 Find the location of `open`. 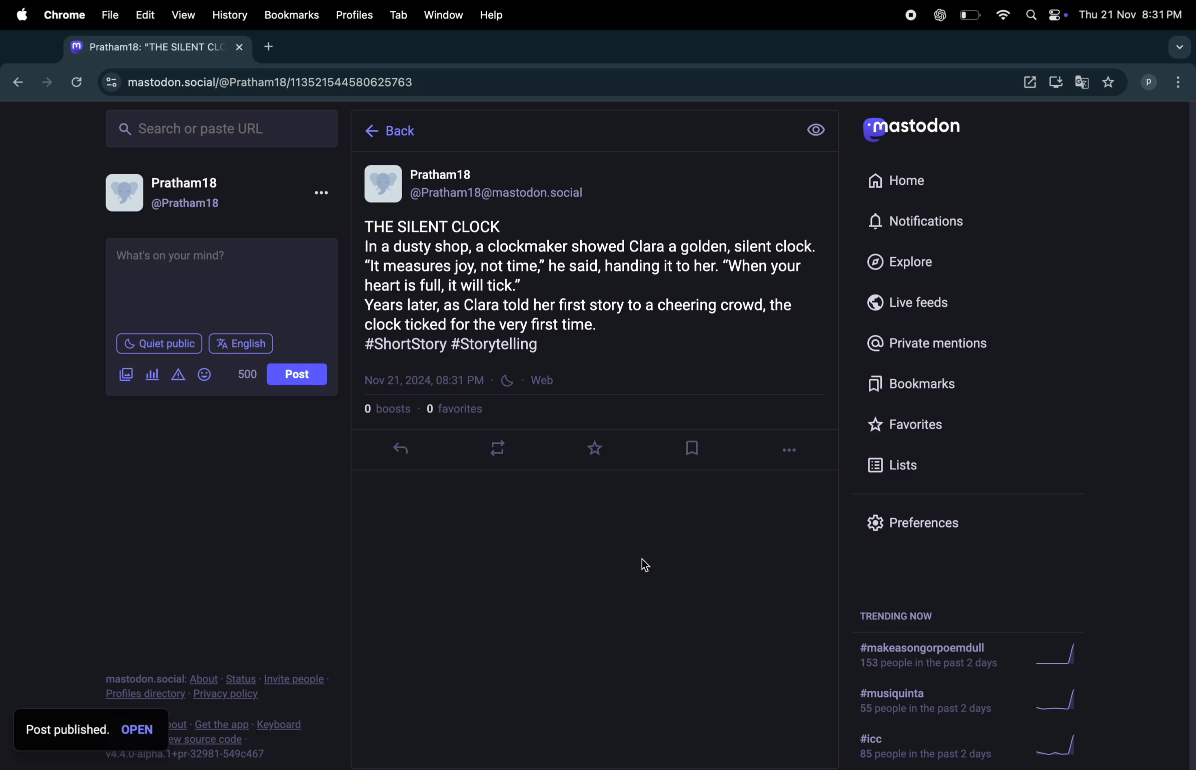

open is located at coordinates (139, 728).